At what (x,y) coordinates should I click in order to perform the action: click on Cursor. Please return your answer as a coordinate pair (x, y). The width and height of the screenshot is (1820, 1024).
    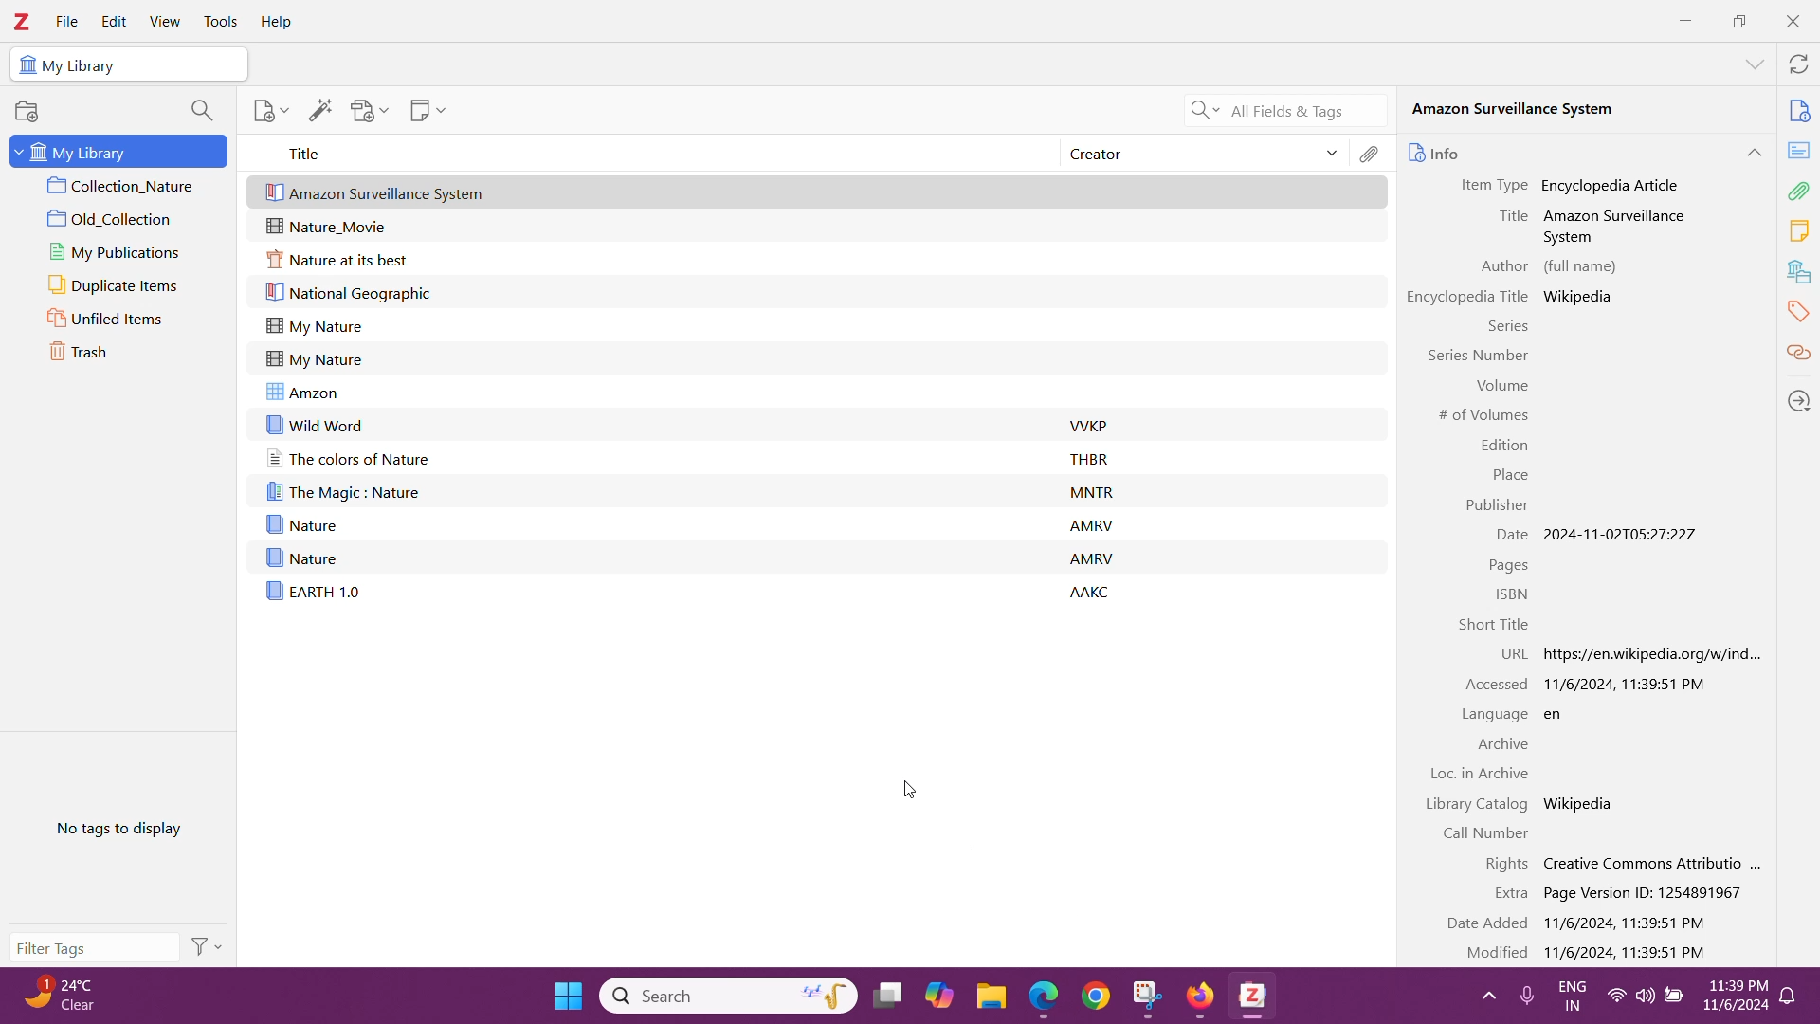
    Looking at the image, I should click on (906, 790).